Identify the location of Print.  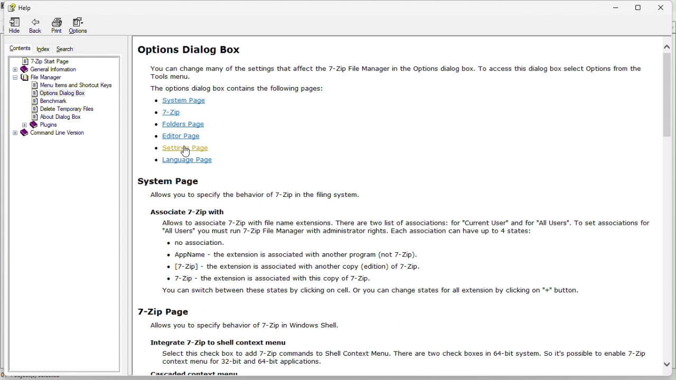
(57, 25).